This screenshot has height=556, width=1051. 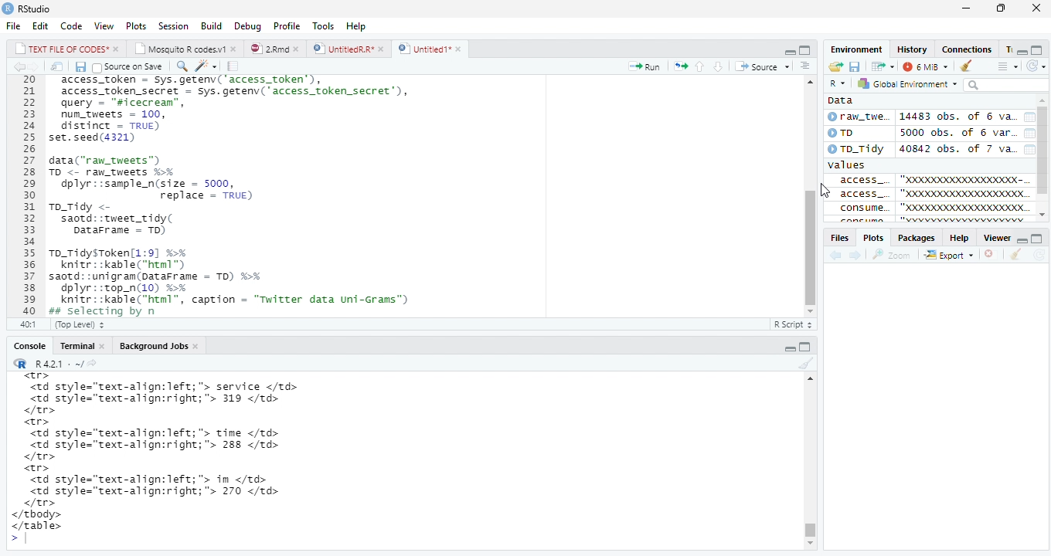 I want to click on View, so click(x=104, y=25).